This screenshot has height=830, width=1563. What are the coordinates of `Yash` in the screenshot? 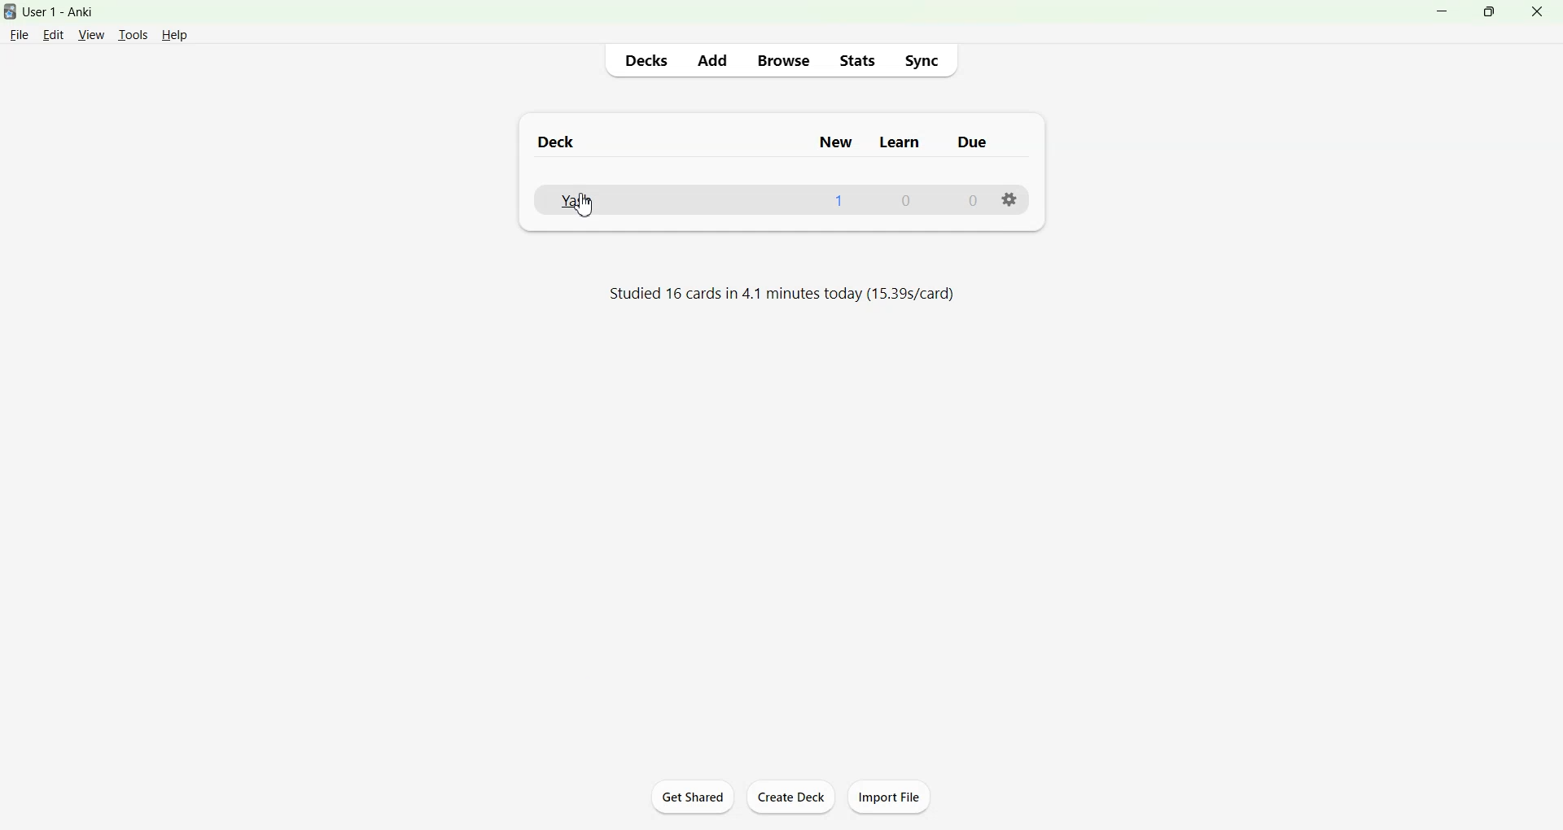 It's located at (580, 200).